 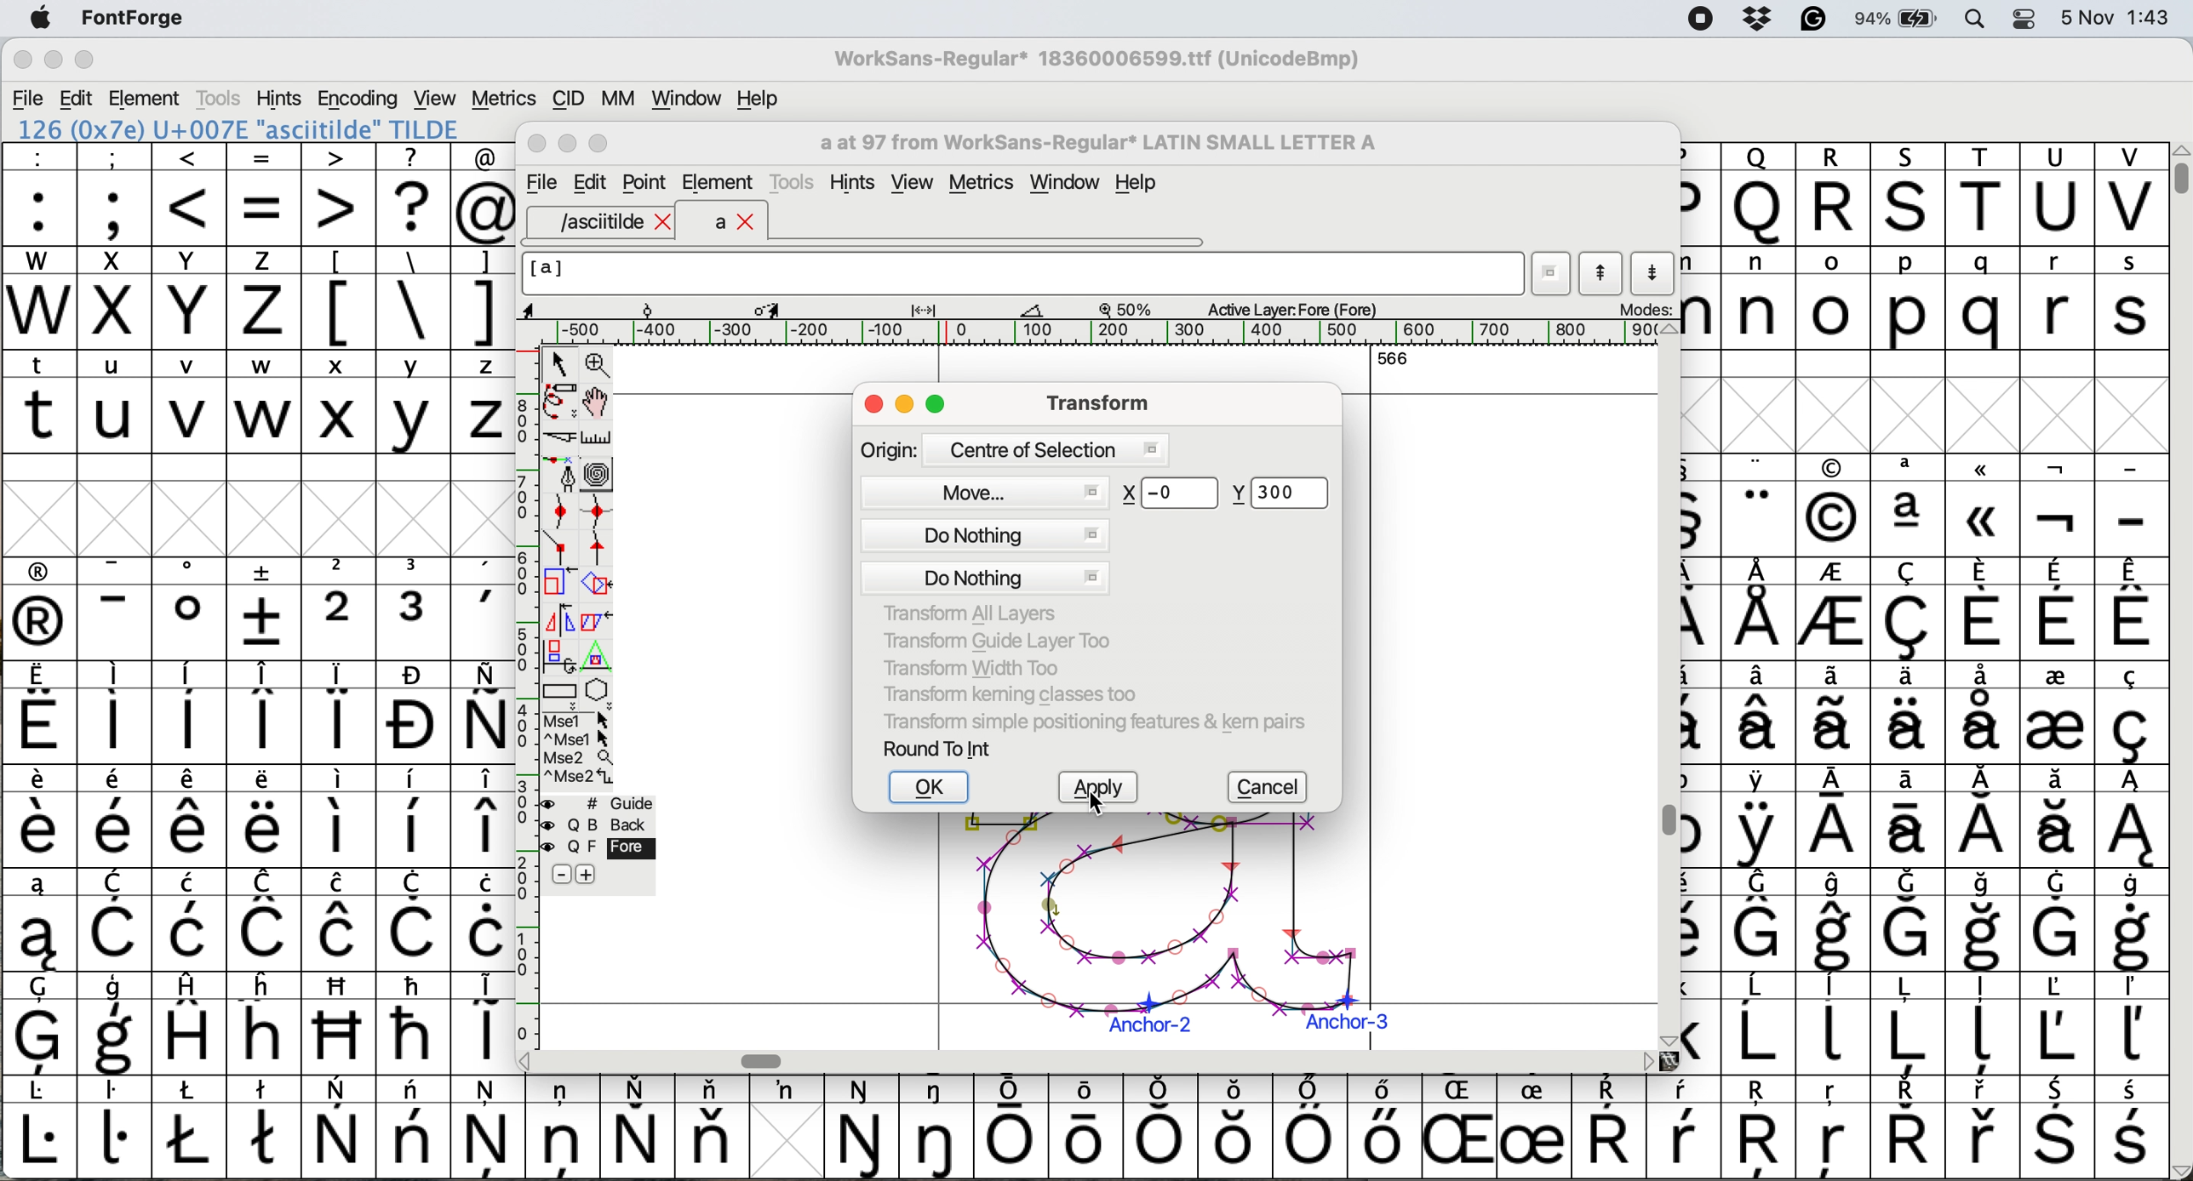 What do you see at coordinates (570, 144) in the screenshot?
I see `Minimise` at bounding box center [570, 144].